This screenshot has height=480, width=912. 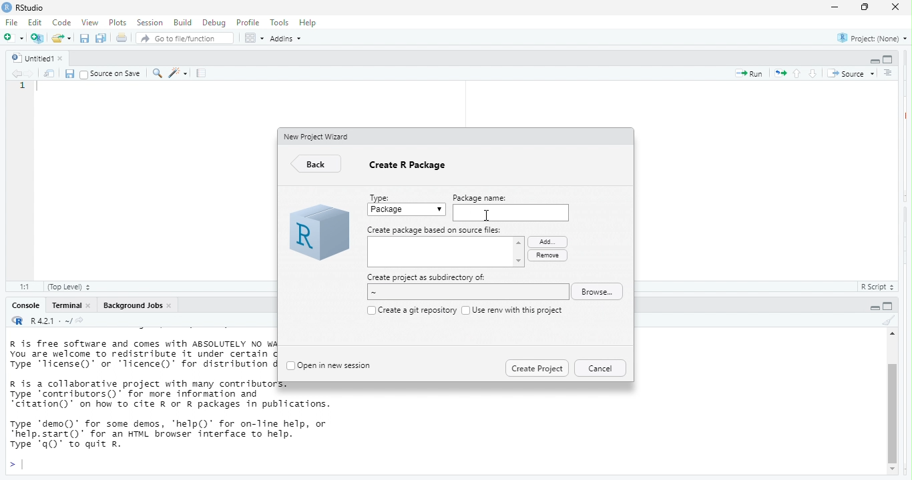 I want to click on  Source on Save, so click(x=111, y=74).